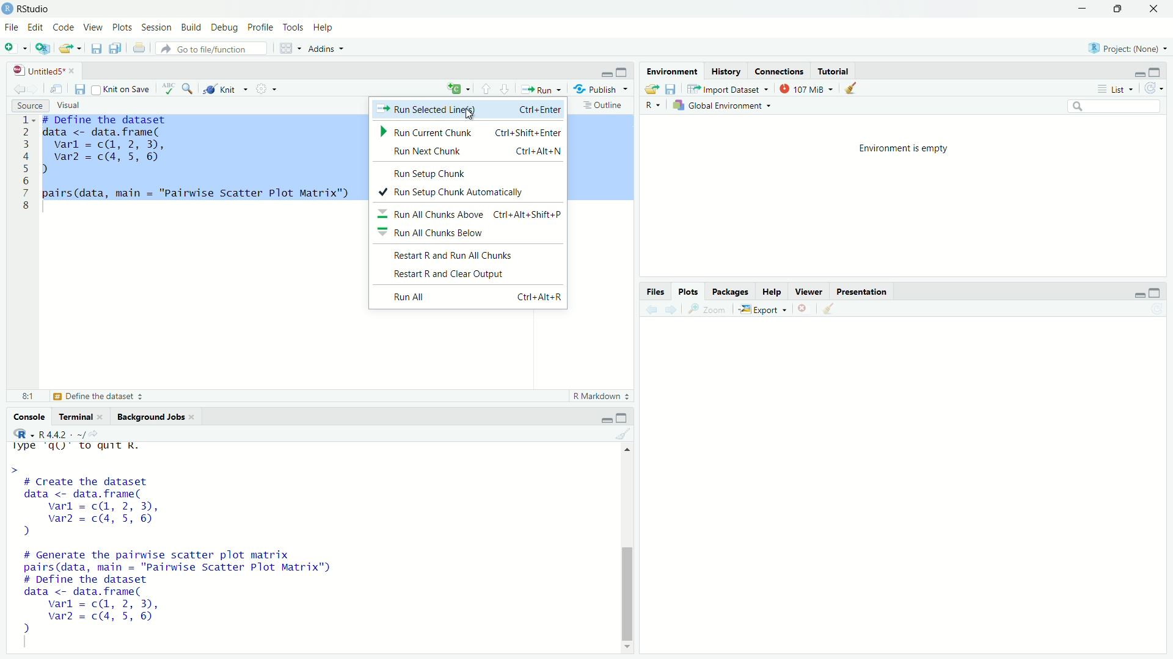  I want to click on Build, so click(192, 27).